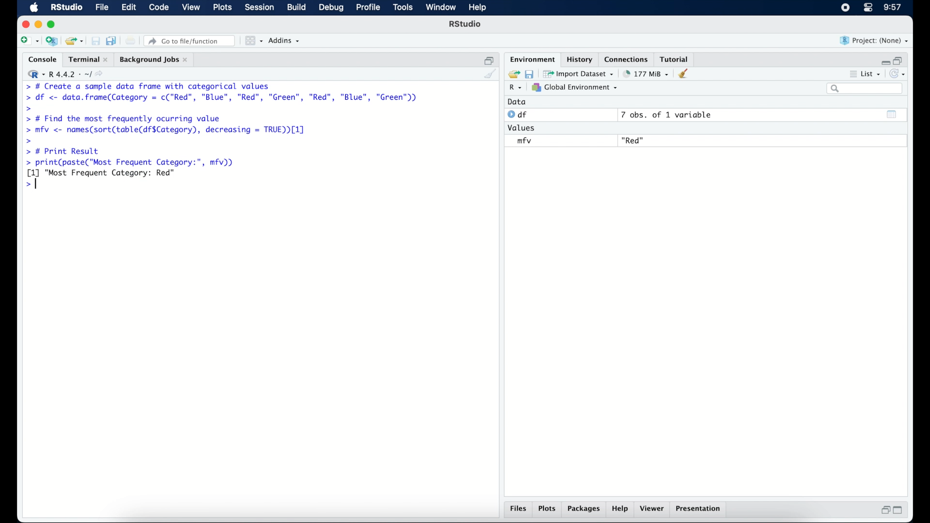 The height and width of the screenshot is (523, 930). Describe the element at coordinates (532, 59) in the screenshot. I see `environment` at that location.